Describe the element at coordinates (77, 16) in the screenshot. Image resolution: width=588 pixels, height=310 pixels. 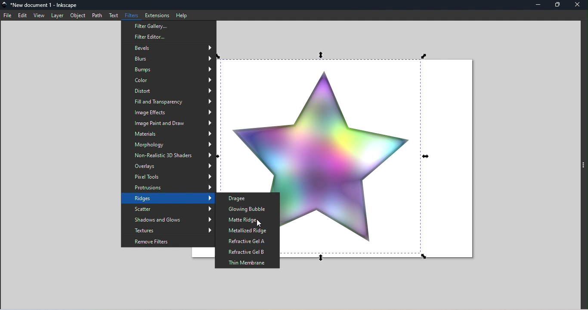
I see `Object` at that location.